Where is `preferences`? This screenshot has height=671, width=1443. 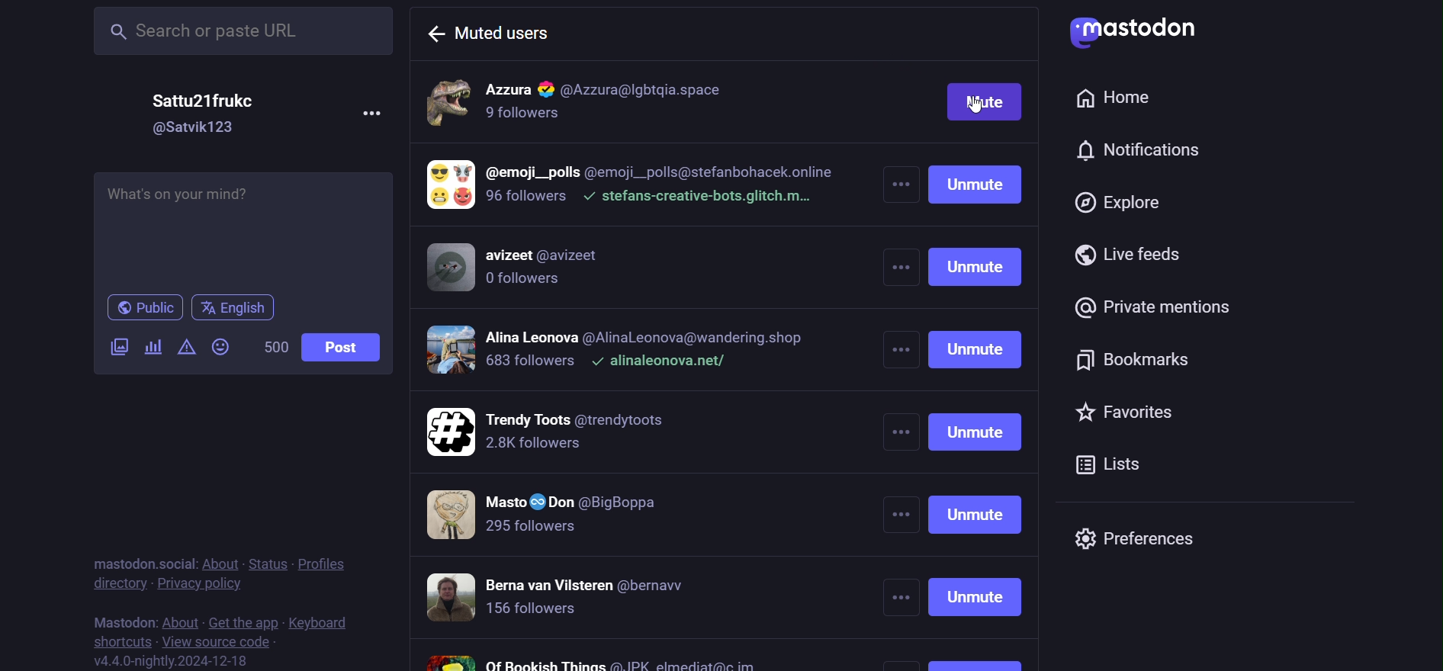
preferences is located at coordinates (1143, 540).